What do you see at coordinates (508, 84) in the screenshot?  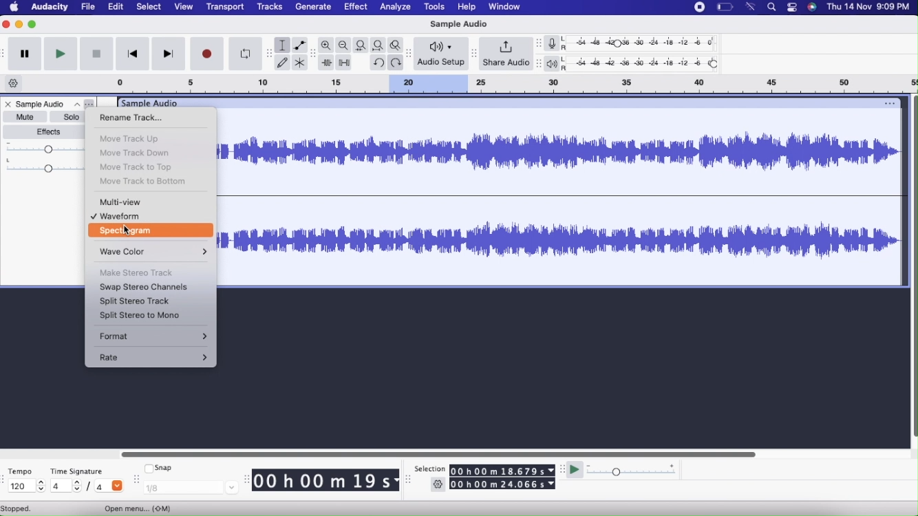 I see `Click and drag to define a looping region` at bounding box center [508, 84].